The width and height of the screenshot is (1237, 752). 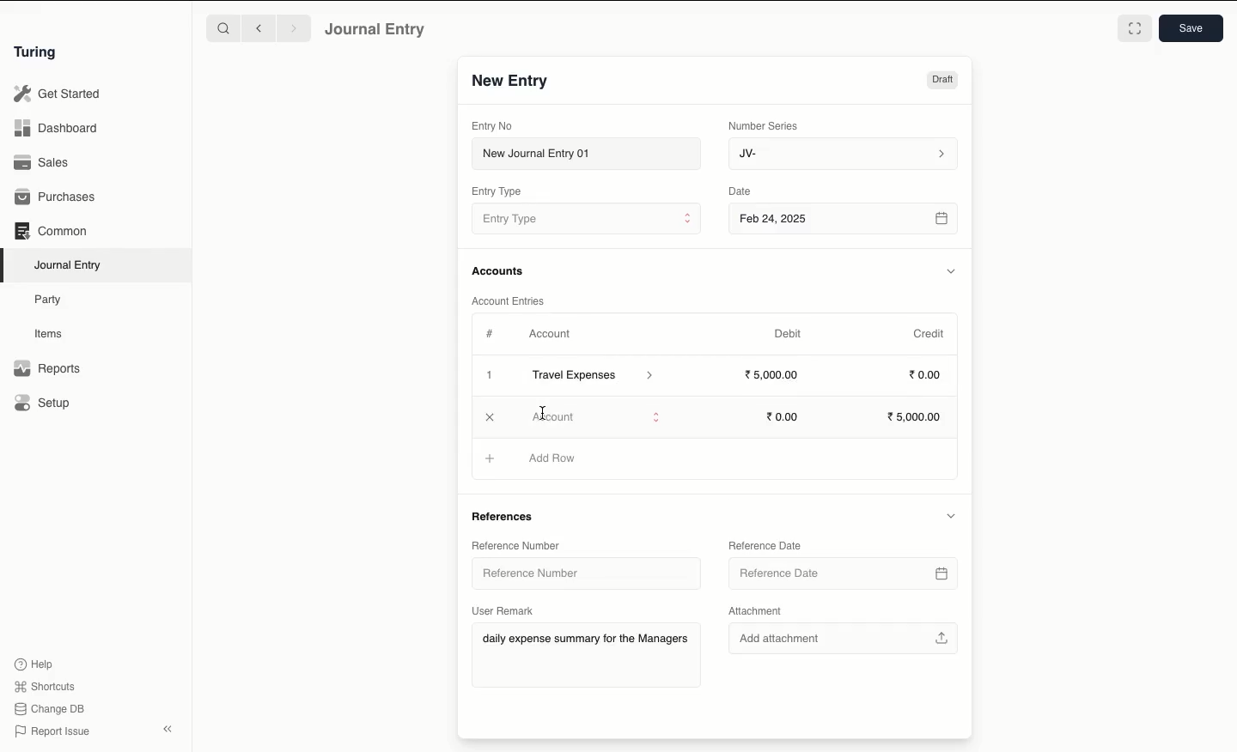 I want to click on Backward, so click(x=259, y=27).